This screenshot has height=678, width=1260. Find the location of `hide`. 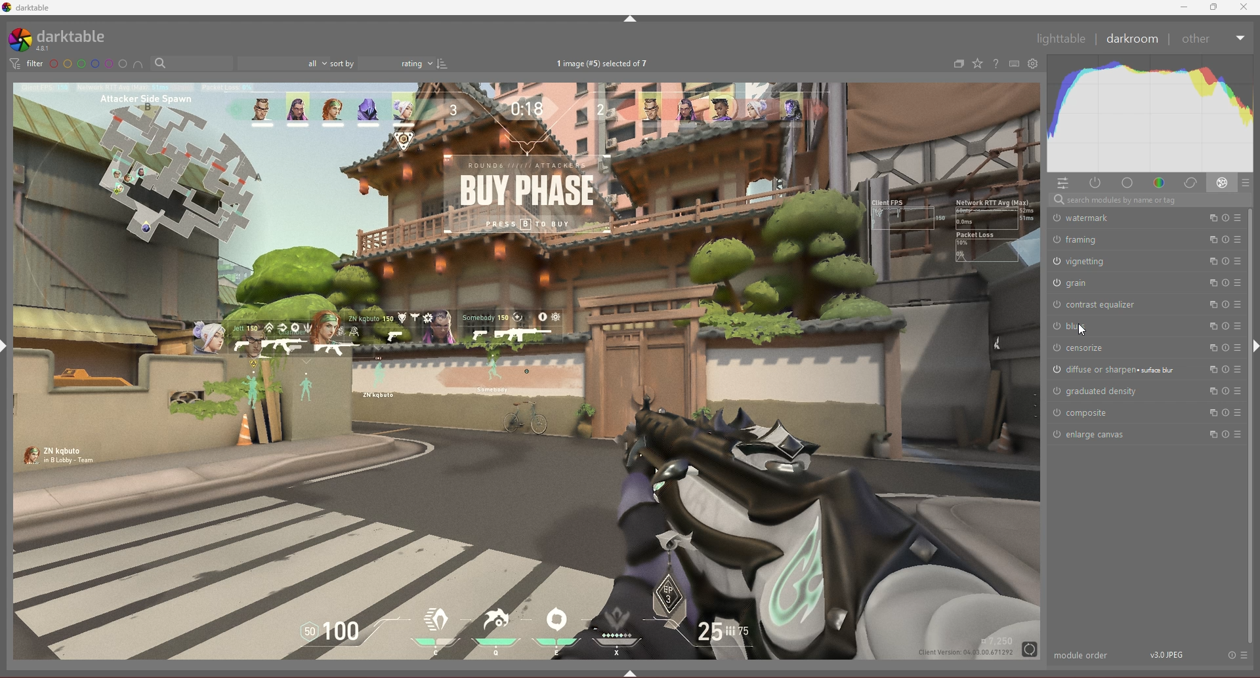

hide is located at coordinates (631, 19).